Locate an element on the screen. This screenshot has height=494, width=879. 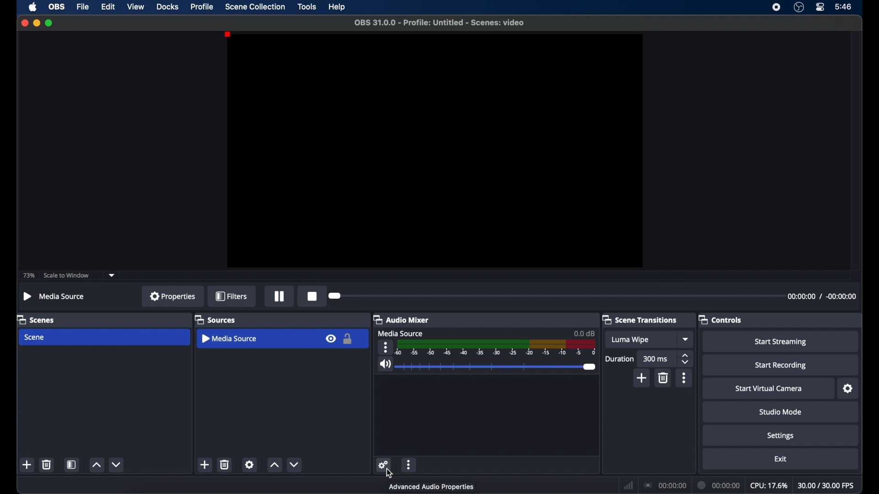
profile is located at coordinates (202, 6).